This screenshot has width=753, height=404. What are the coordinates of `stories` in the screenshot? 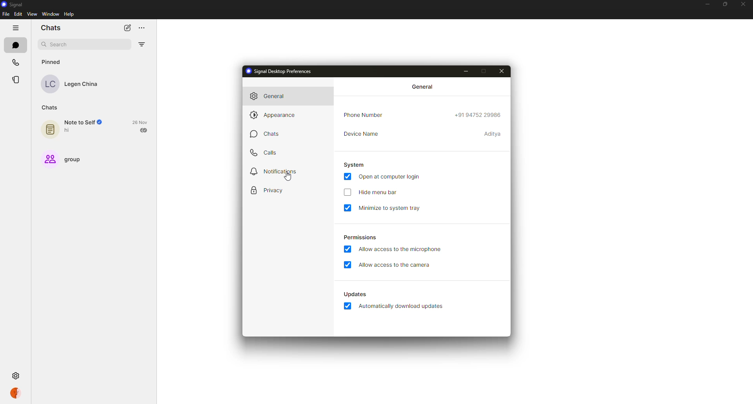 It's located at (16, 80).